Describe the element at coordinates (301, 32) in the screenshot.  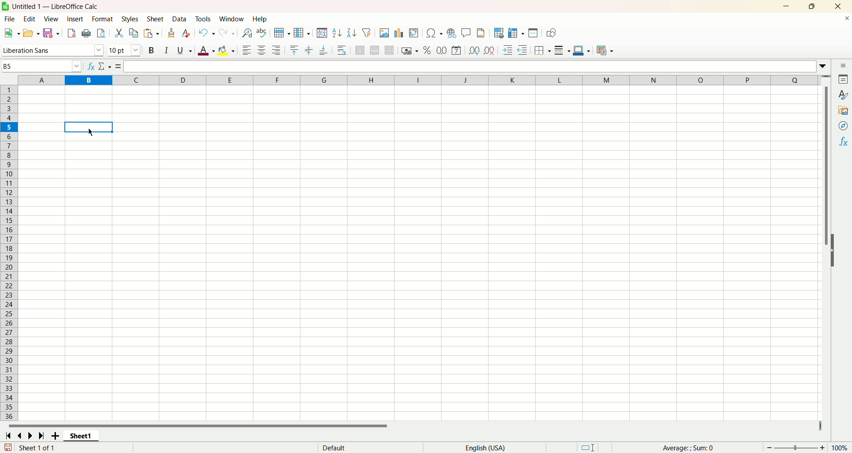
I see `column` at that location.